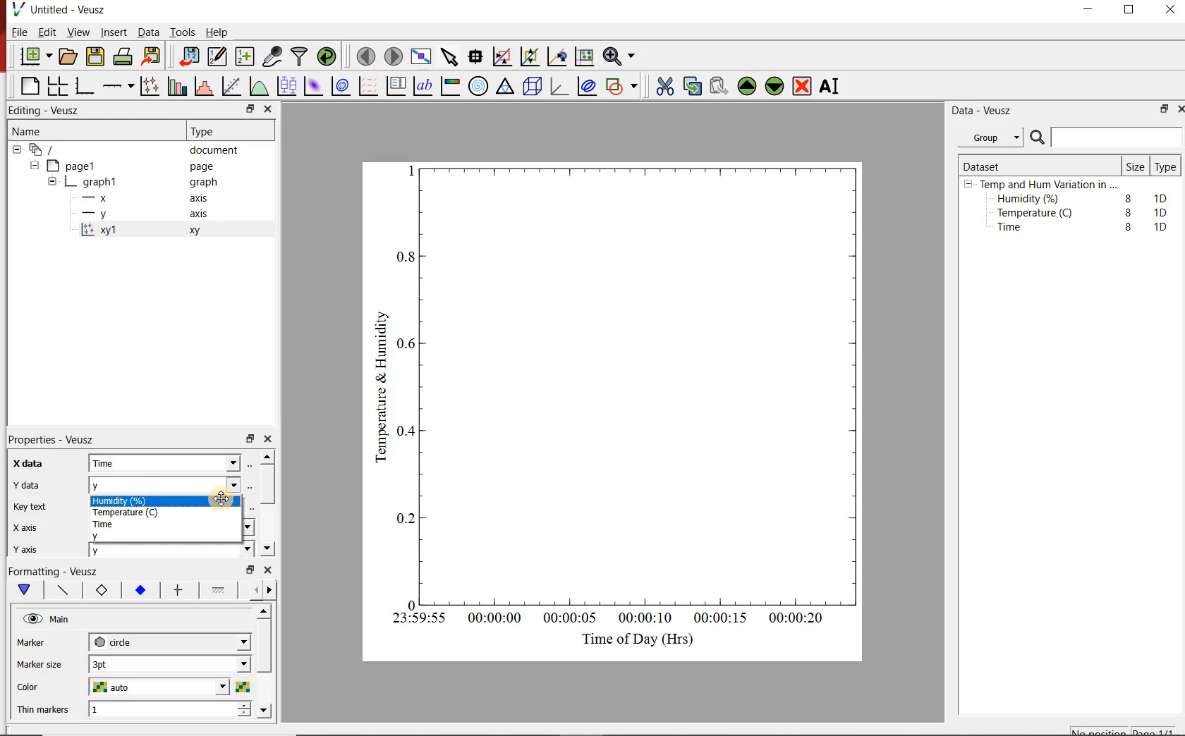 The width and height of the screenshot is (1185, 736). I want to click on Size, so click(1134, 166).